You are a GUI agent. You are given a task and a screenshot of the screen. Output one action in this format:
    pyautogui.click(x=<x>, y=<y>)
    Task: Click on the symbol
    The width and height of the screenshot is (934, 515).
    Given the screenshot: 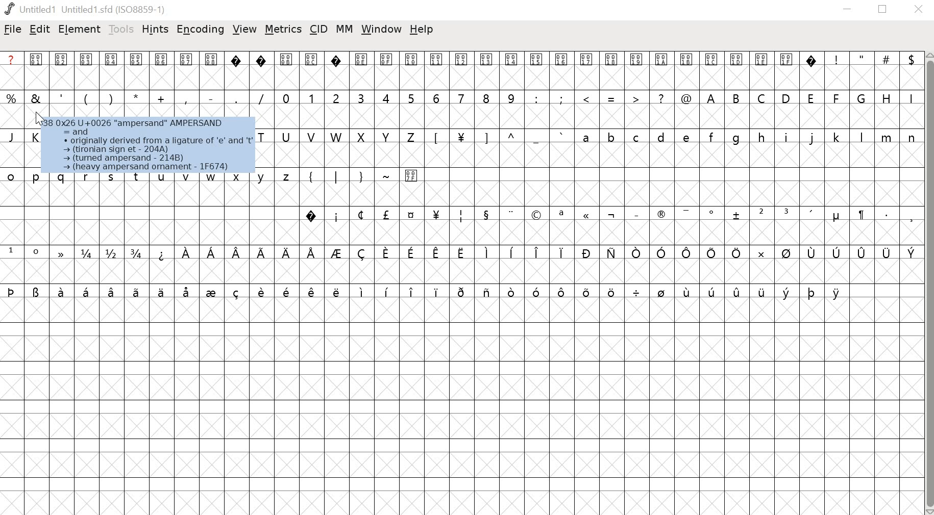 What is the action you would take?
    pyautogui.click(x=460, y=217)
    